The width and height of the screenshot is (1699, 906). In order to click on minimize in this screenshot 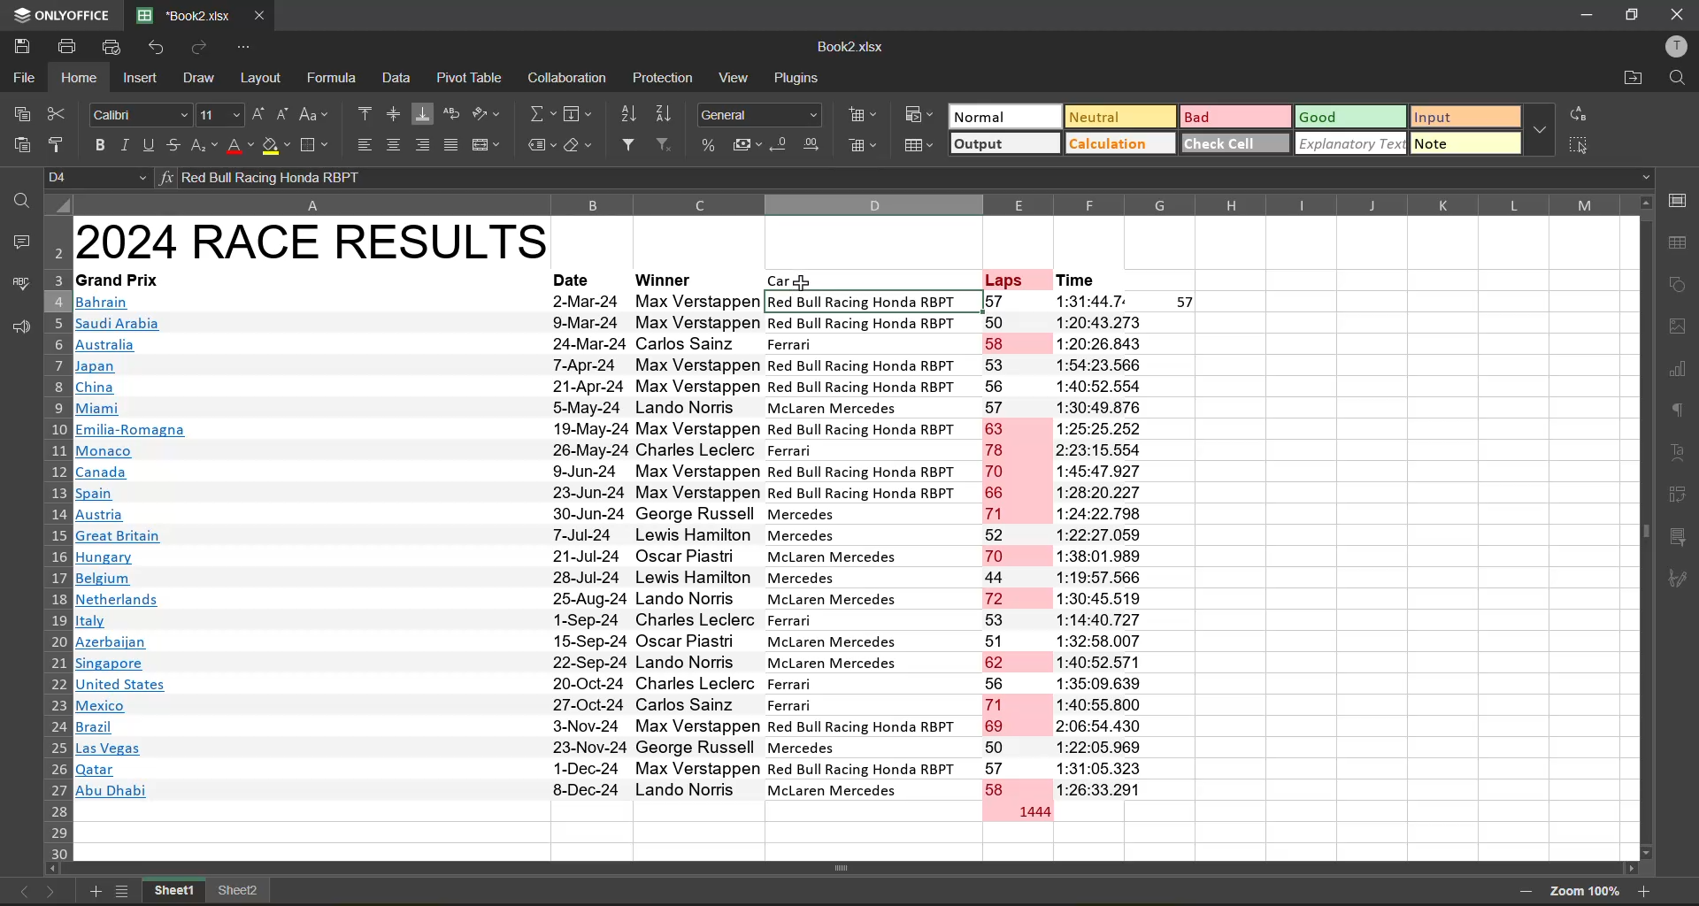, I will do `click(1586, 16)`.